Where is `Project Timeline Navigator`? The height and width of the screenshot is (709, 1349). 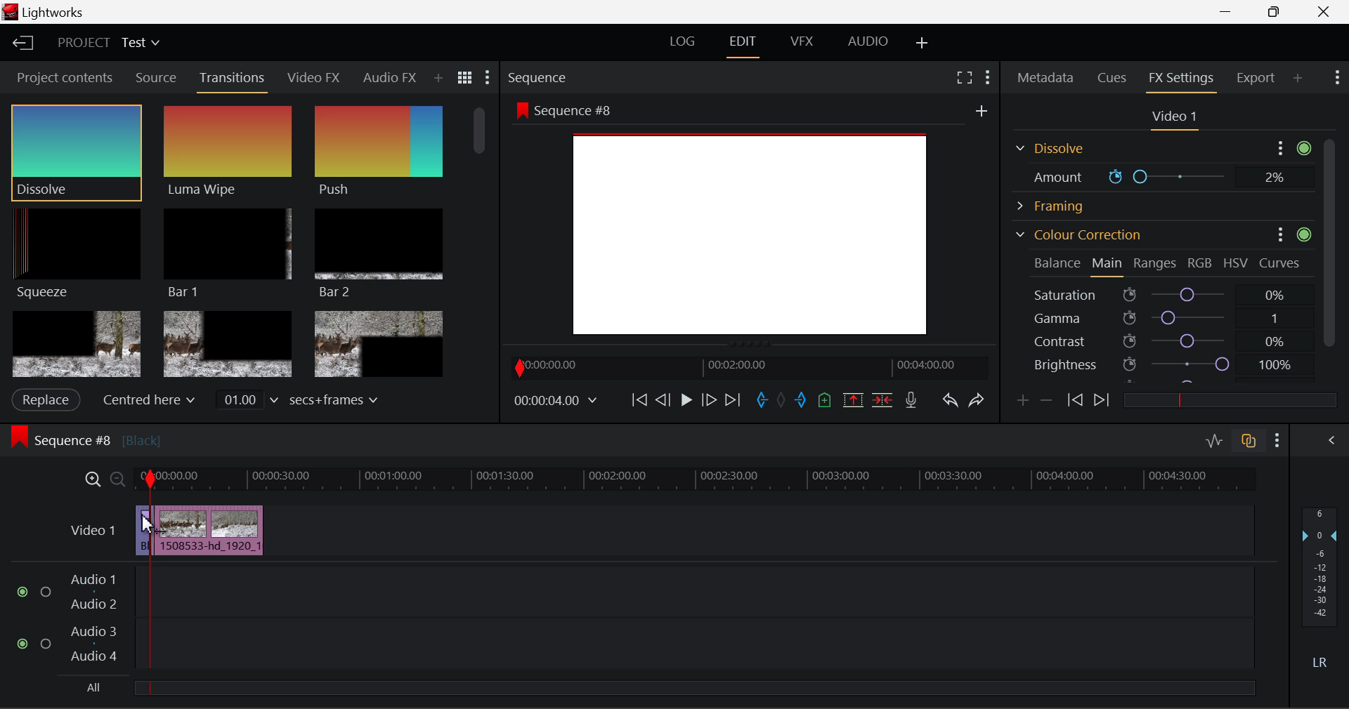
Project Timeline Navigator is located at coordinates (748, 367).